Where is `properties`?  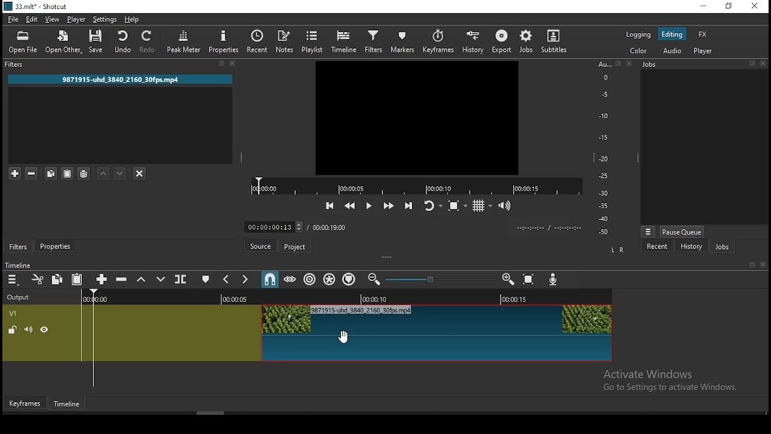 properties is located at coordinates (225, 42).